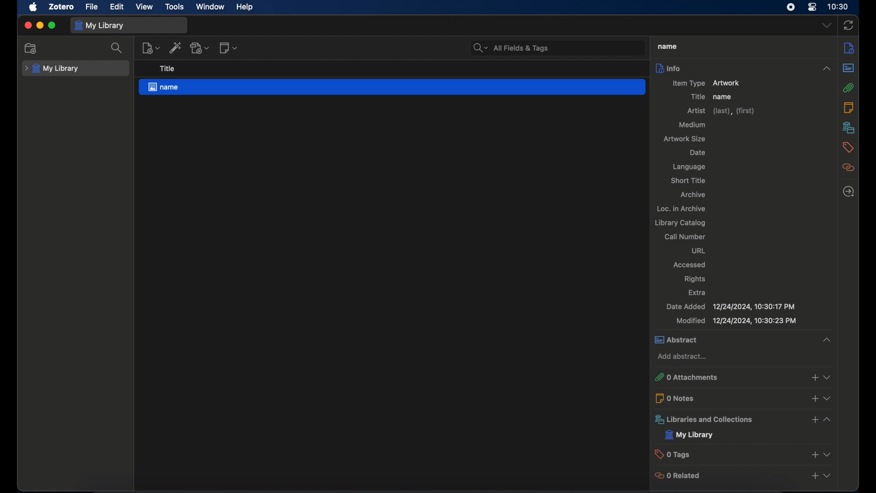  What do you see at coordinates (849, 168) in the screenshot?
I see `related` at bounding box center [849, 168].